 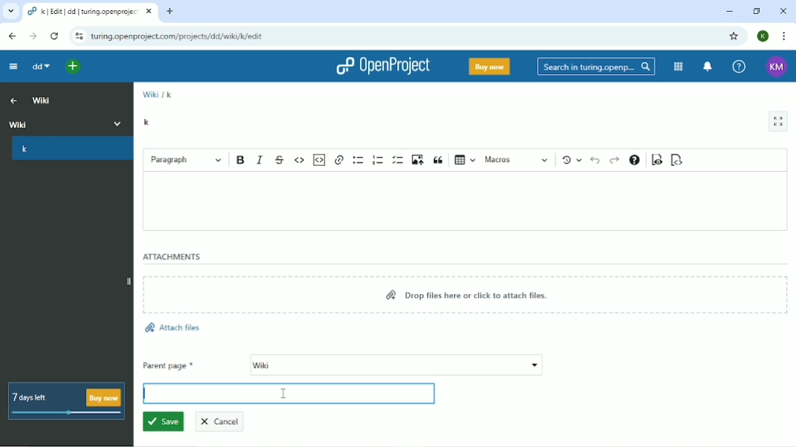 What do you see at coordinates (68, 401) in the screenshot?
I see `7 days left ` at bounding box center [68, 401].